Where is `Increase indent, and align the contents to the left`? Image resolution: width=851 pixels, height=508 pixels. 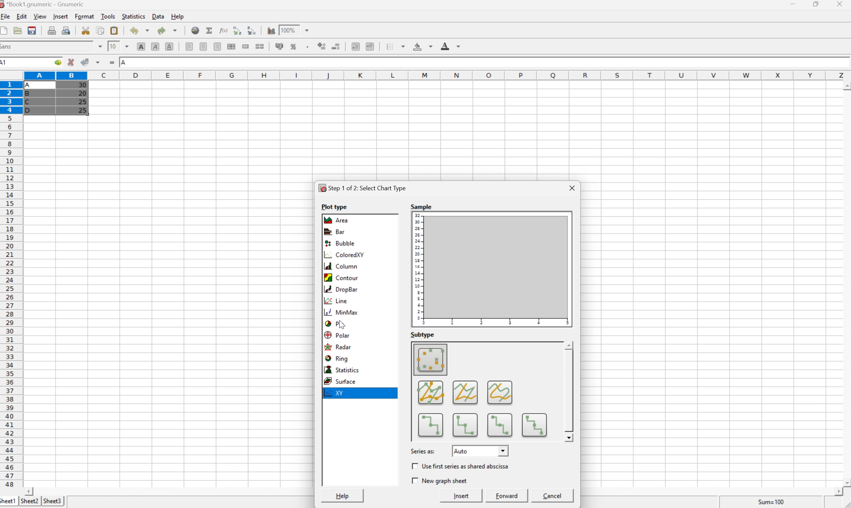 Increase indent, and align the contents to the left is located at coordinates (372, 47).